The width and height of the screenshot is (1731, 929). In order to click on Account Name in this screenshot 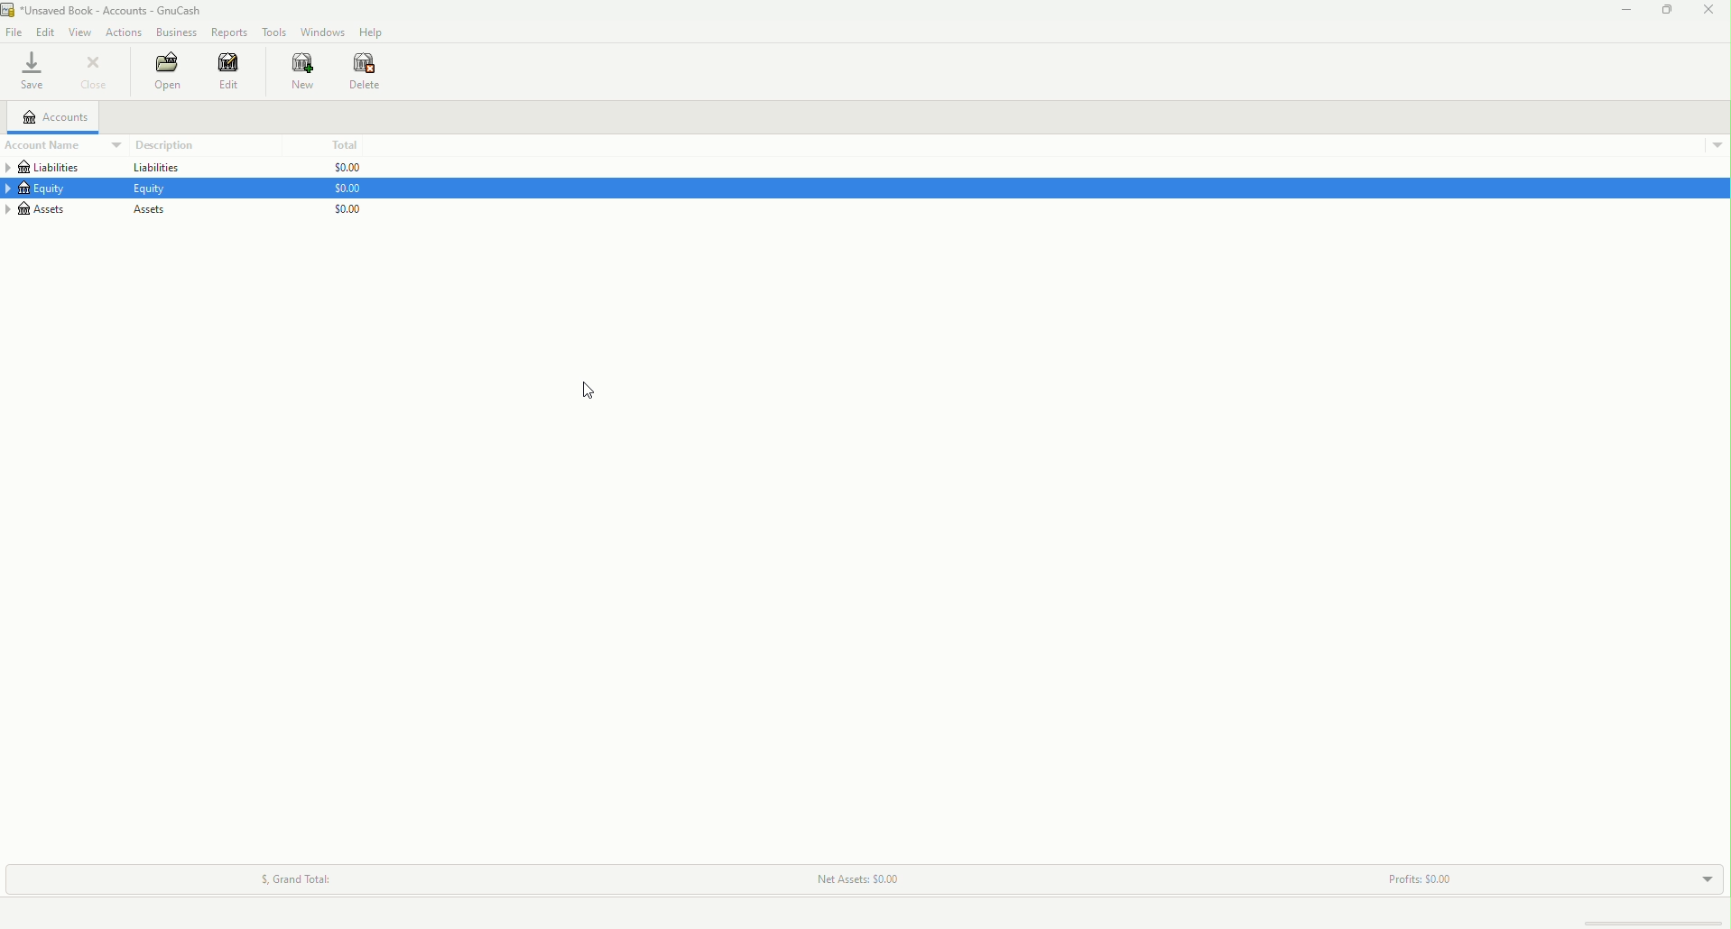, I will do `click(53, 145)`.